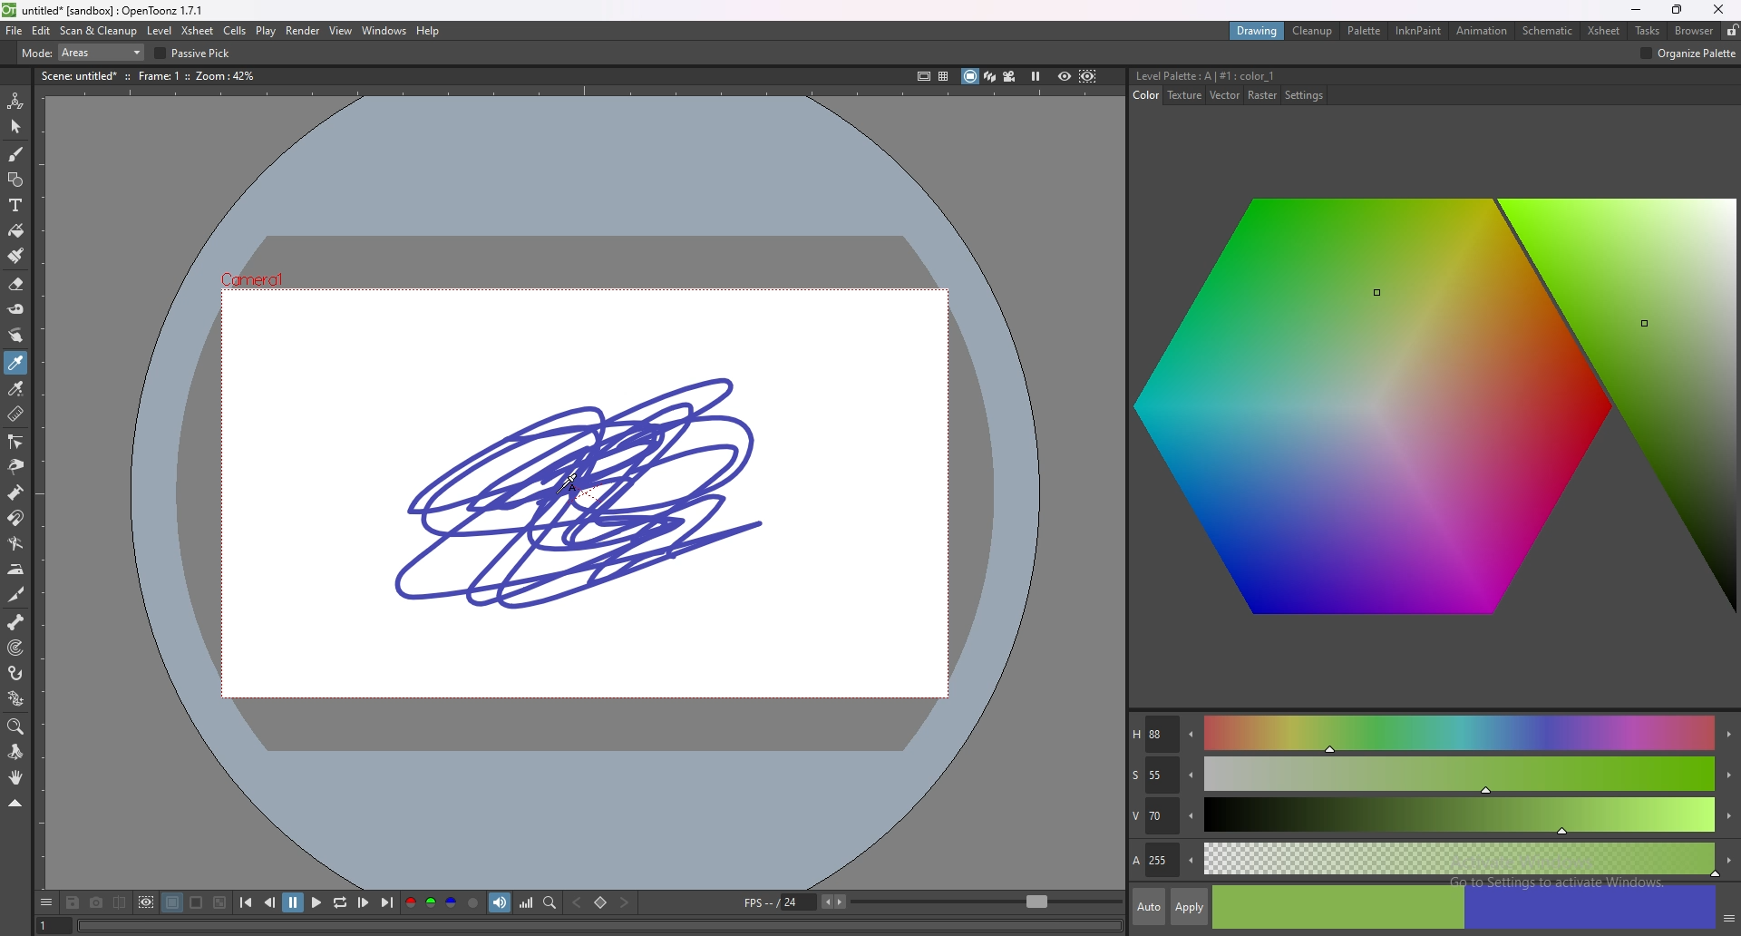 The image size is (1741, 936). Describe the element at coordinates (1106, 53) in the screenshot. I see `x` at that location.